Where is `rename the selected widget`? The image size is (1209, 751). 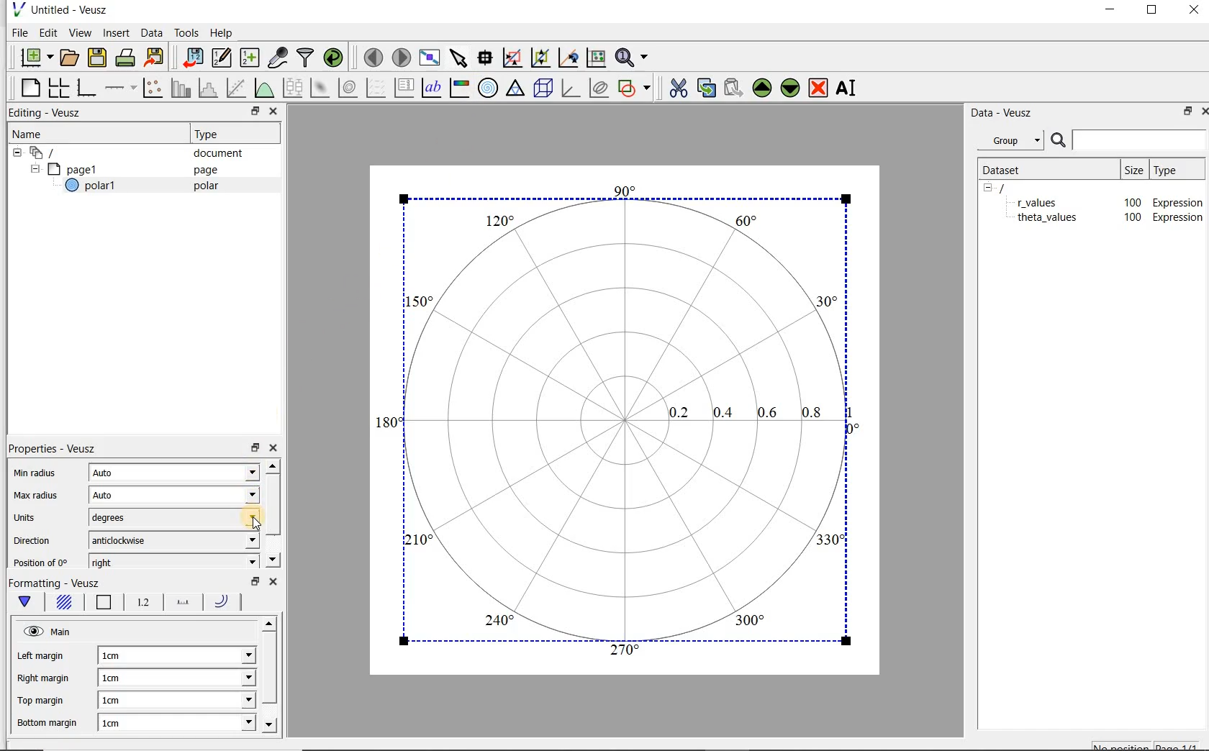 rename the selected widget is located at coordinates (849, 88).